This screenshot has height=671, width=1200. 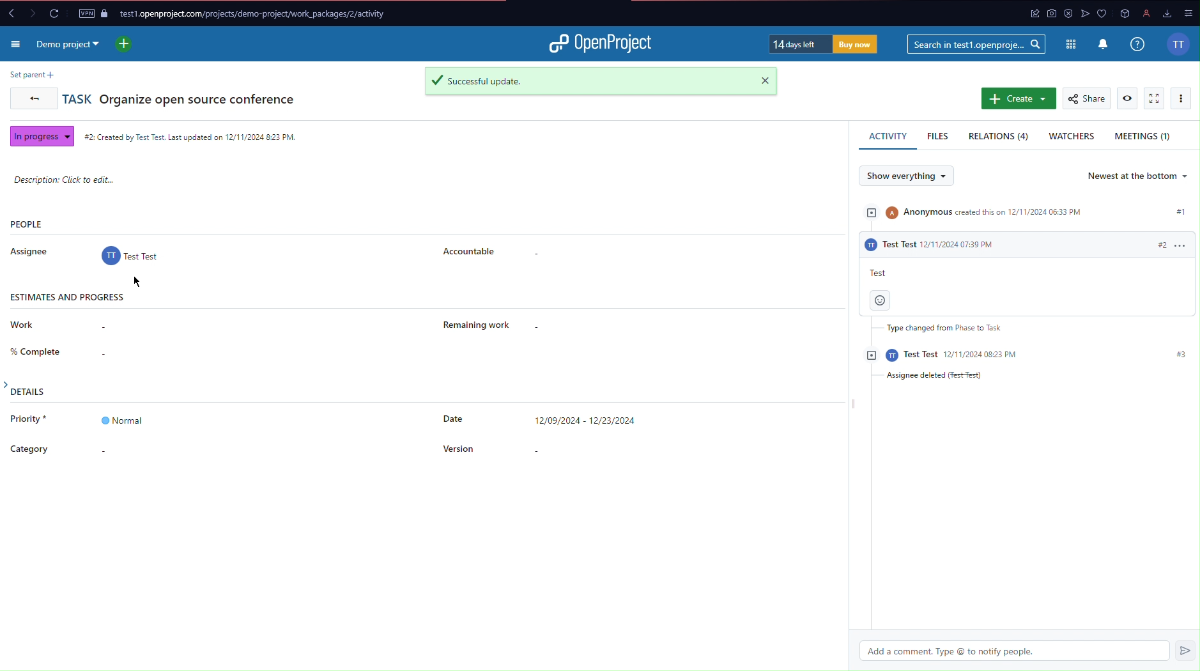 What do you see at coordinates (32, 251) in the screenshot?
I see `Assignee` at bounding box center [32, 251].